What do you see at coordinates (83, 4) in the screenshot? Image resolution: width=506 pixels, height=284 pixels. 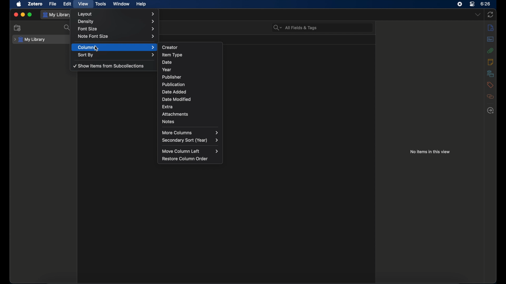 I see `view` at bounding box center [83, 4].